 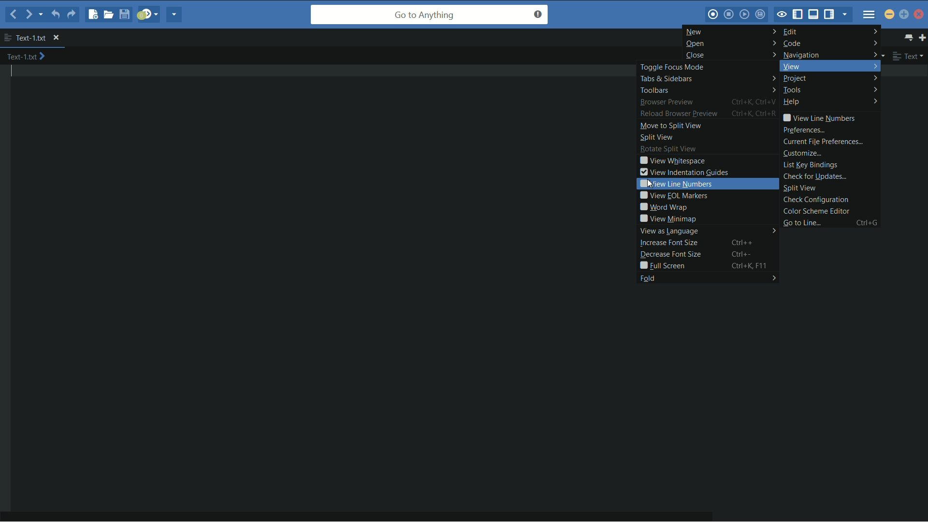 What do you see at coordinates (27, 38) in the screenshot?
I see `text-1.txt` at bounding box center [27, 38].